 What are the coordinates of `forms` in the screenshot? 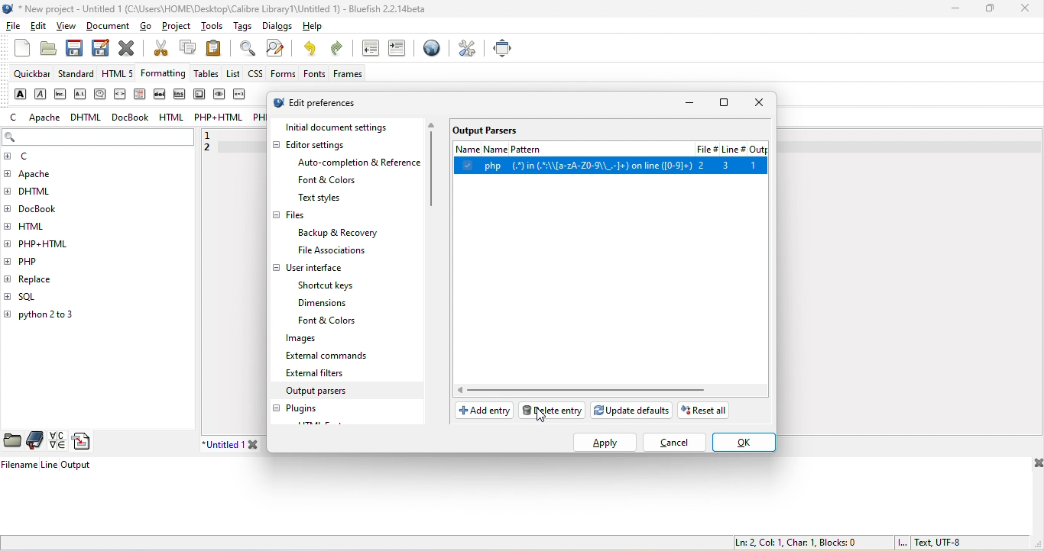 It's located at (283, 73).